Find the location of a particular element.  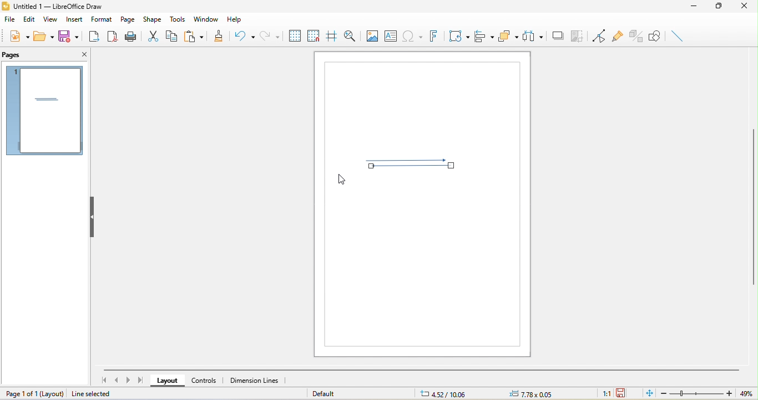

align objects is located at coordinates (485, 37).